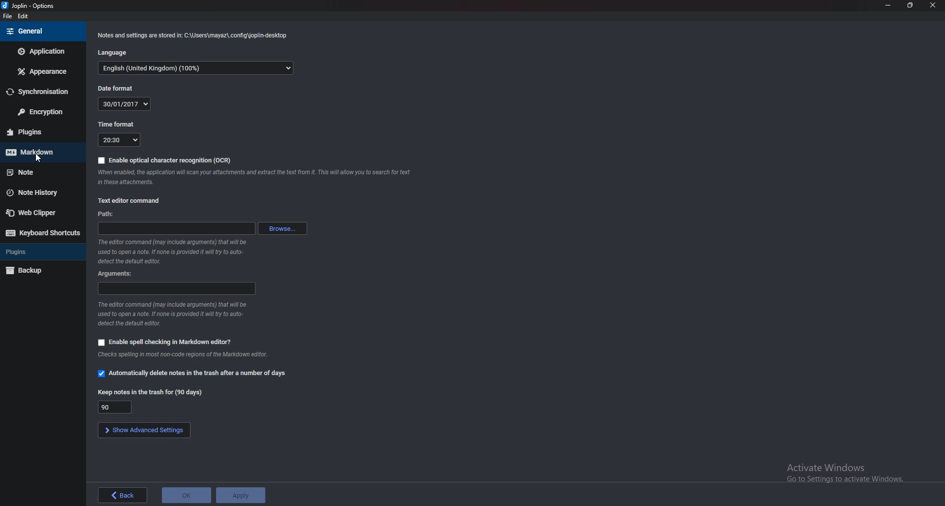 The height and width of the screenshot is (506, 945). I want to click on Info, so click(189, 354).